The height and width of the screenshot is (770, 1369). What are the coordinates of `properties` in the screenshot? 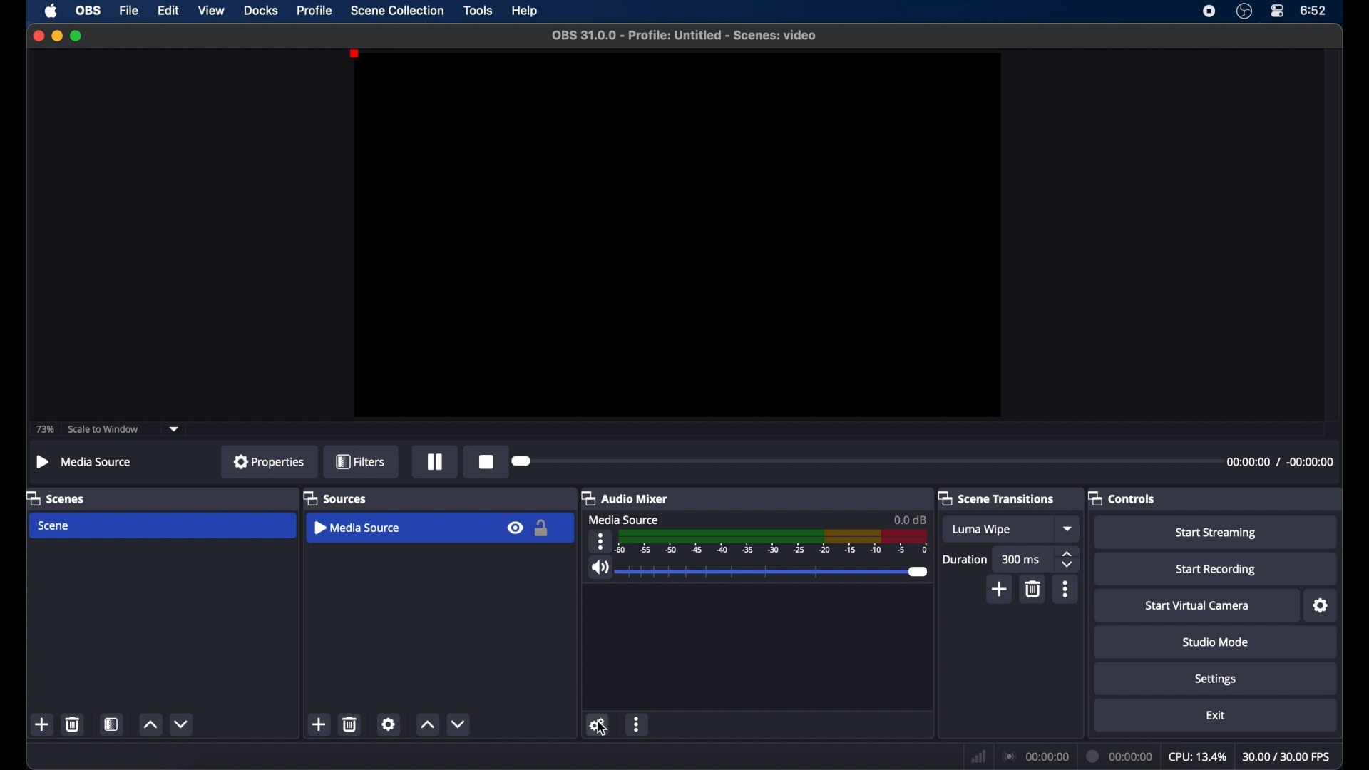 It's located at (270, 461).